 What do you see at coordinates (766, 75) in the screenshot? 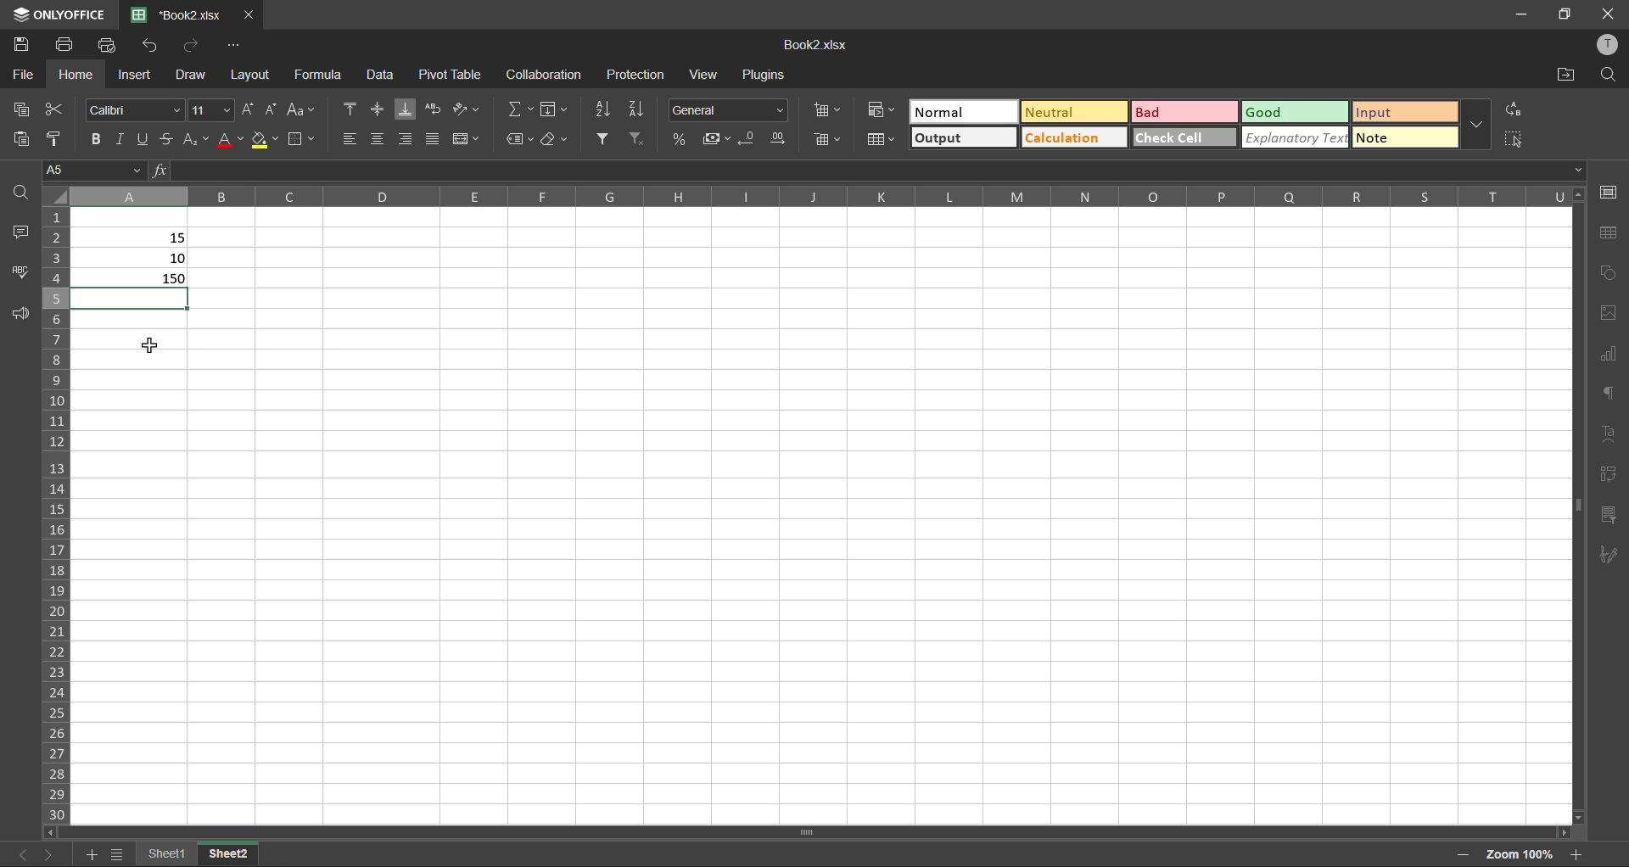
I see `plugins` at bounding box center [766, 75].